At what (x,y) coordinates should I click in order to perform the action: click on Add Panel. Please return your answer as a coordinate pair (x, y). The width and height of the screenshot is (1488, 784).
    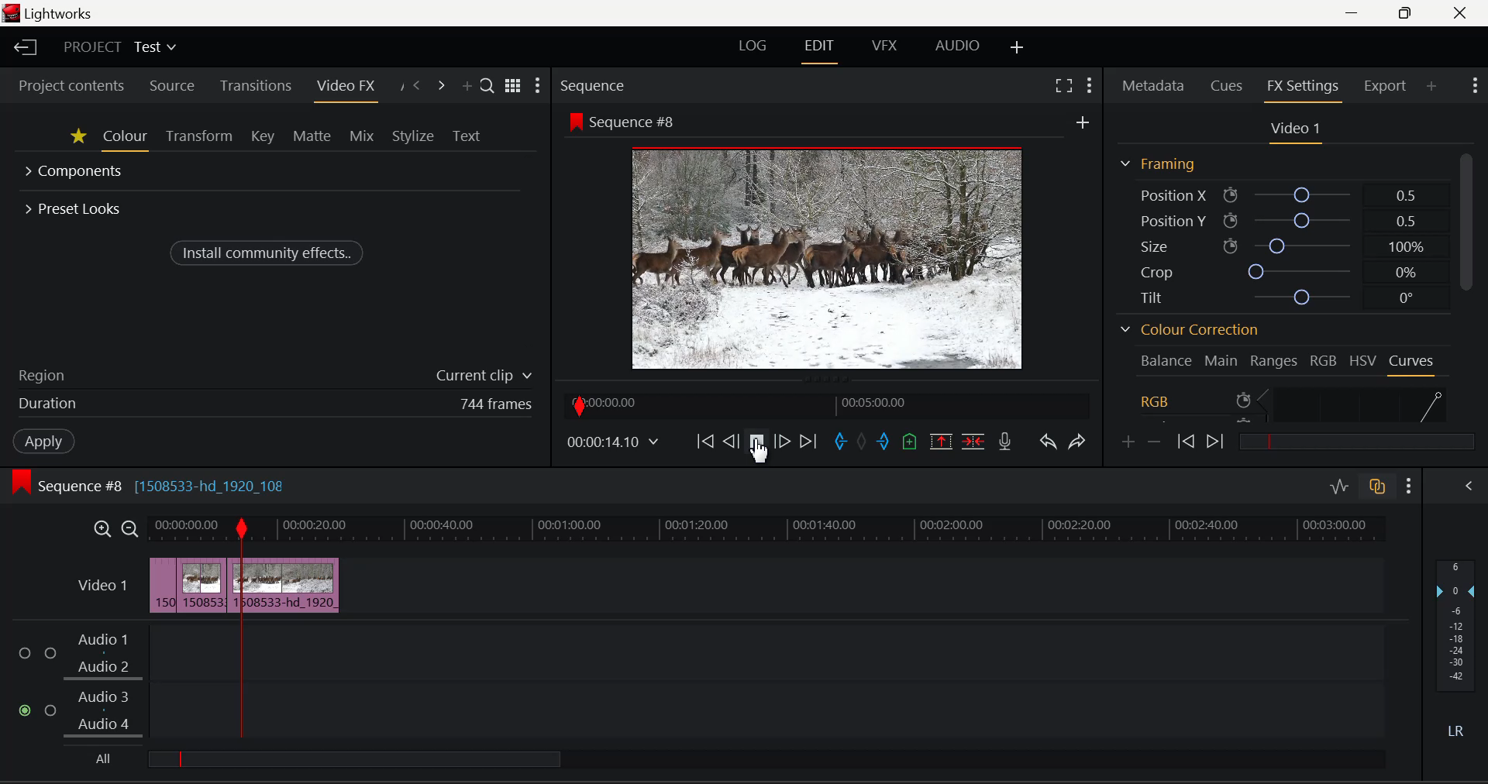
    Looking at the image, I should click on (1431, 86).